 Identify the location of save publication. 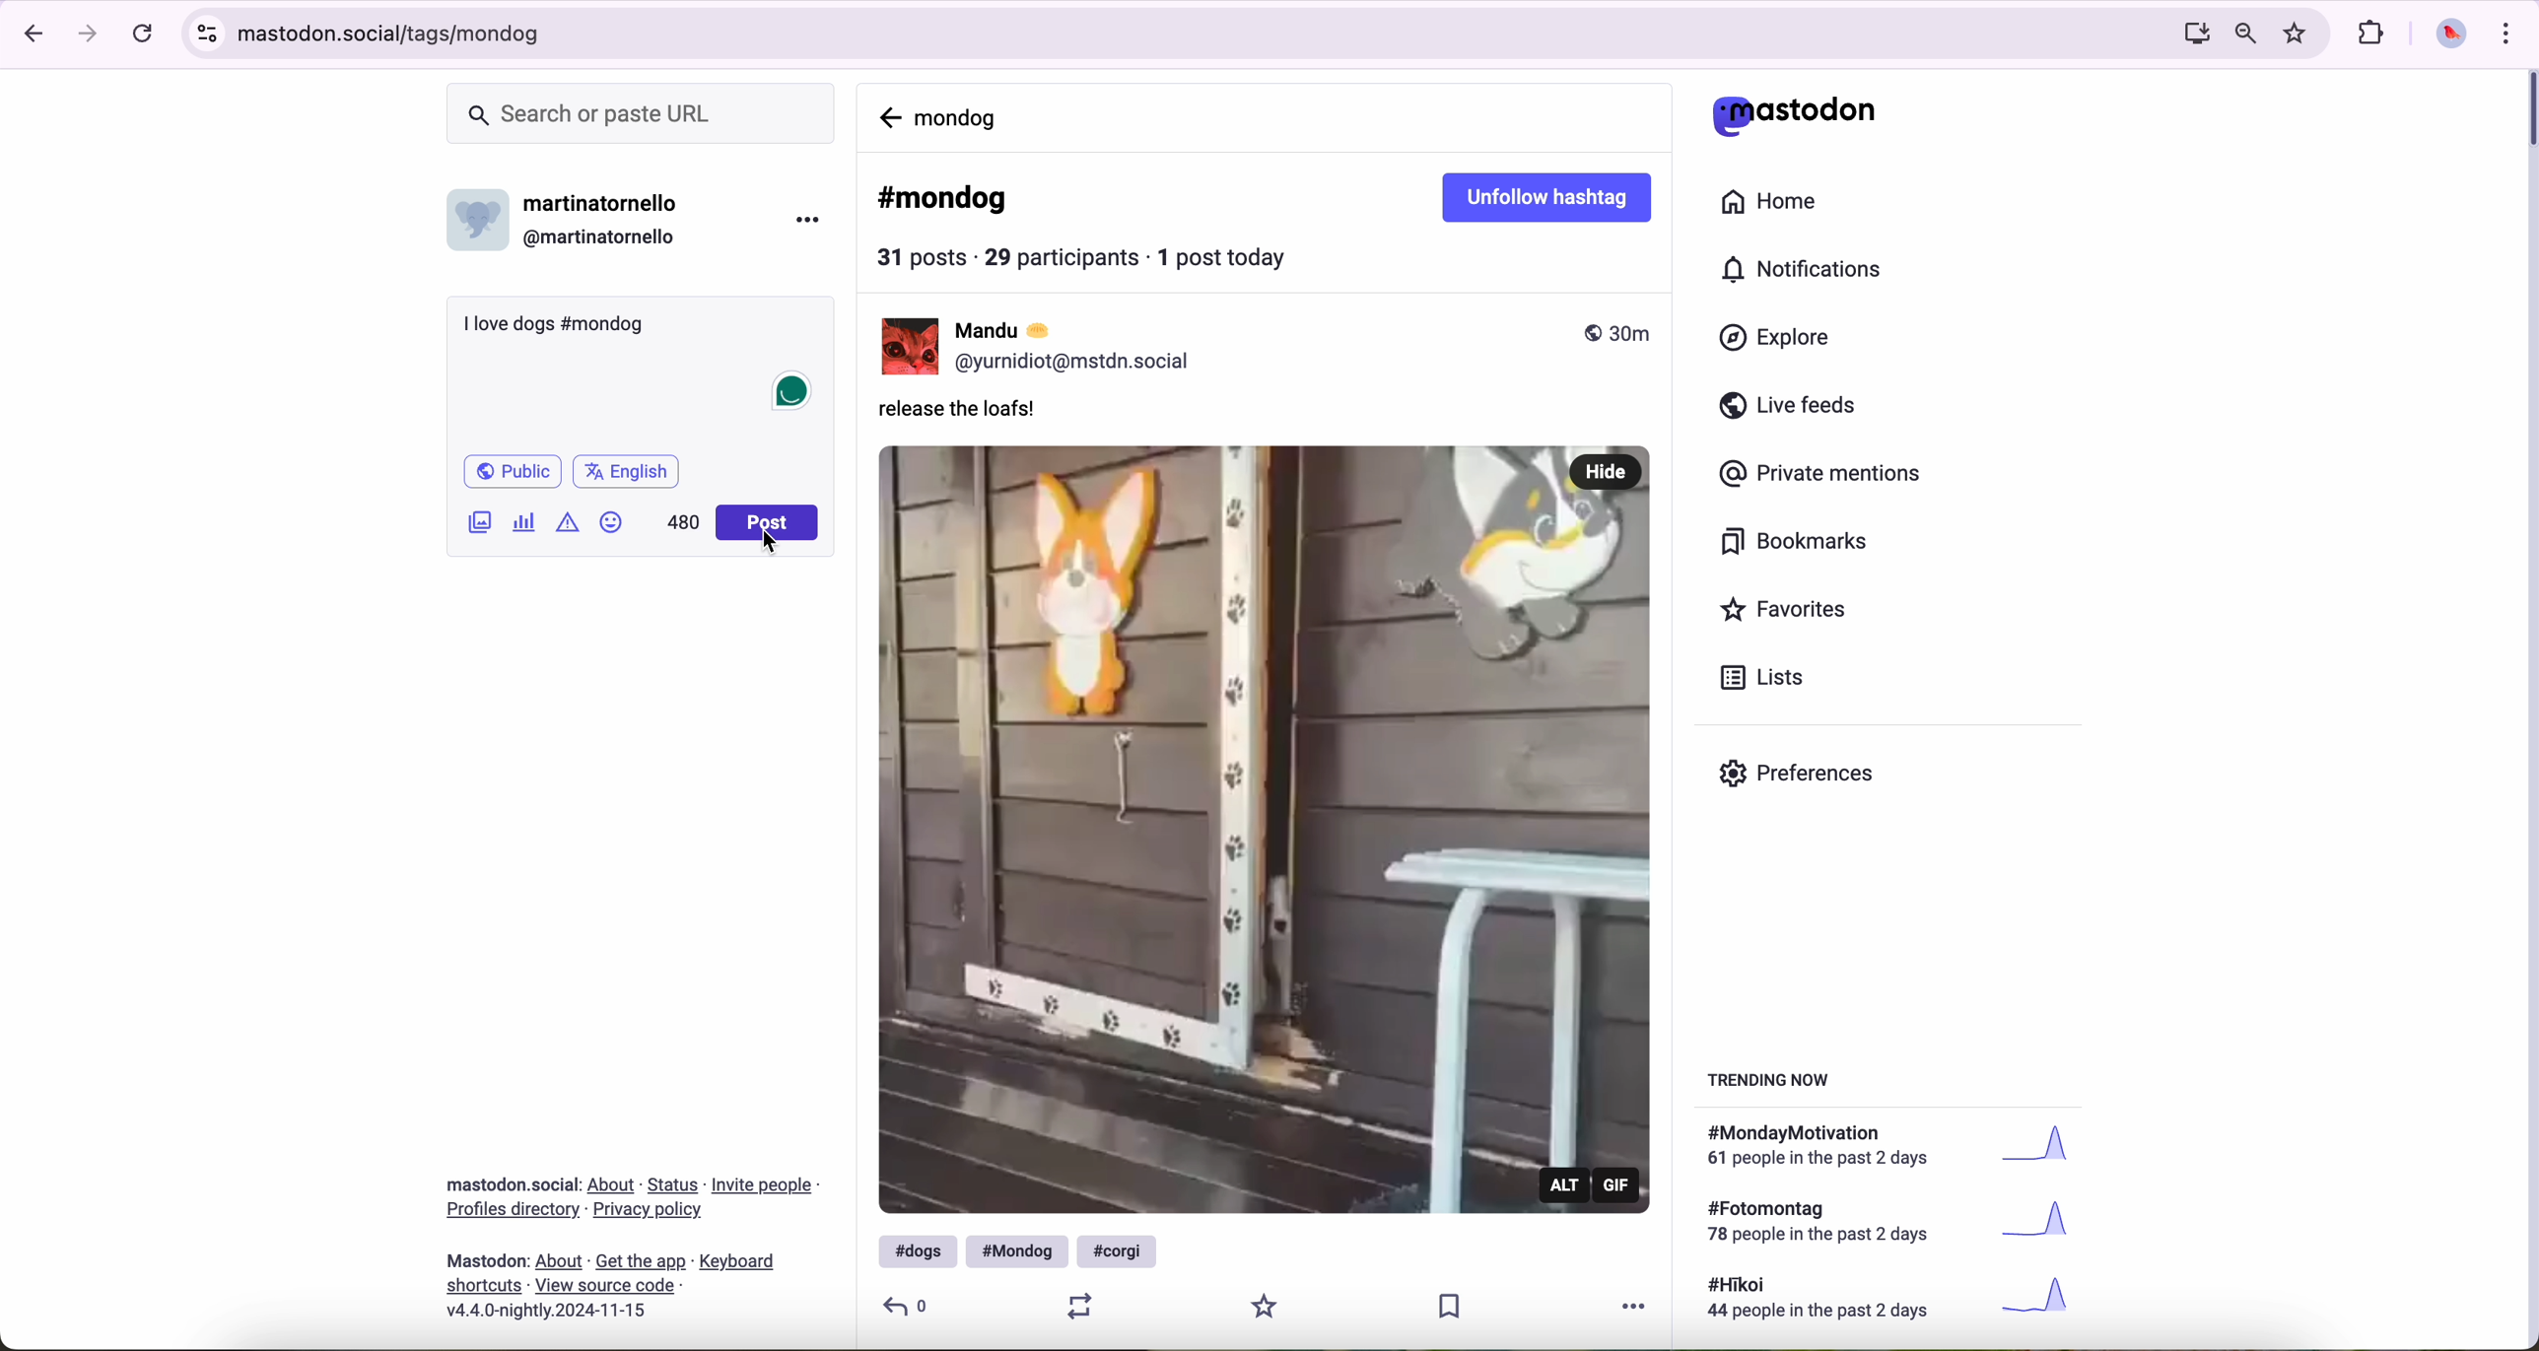
(1458, 1309).